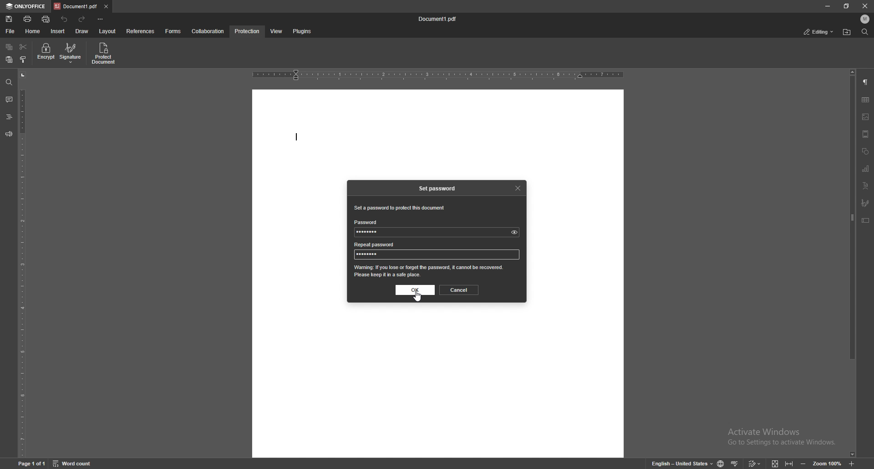 The image size is (874, 469). I want to click on protection, so click(248, 31).